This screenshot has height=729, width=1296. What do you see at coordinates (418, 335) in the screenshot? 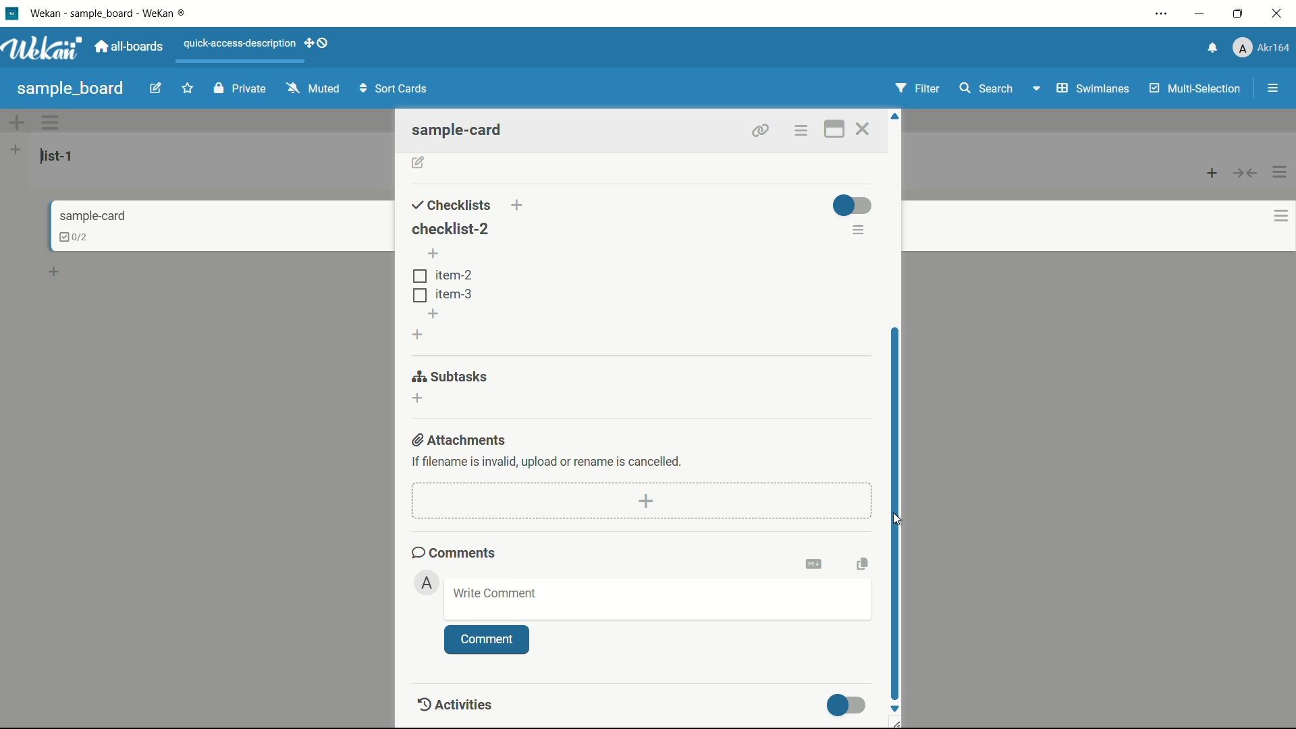
I see `add checklist` at bounding box center [418, 335].